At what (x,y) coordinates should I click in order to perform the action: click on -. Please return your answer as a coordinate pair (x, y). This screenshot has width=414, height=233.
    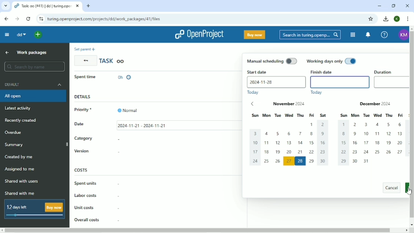
    Looking at the image, I should click on (121, 153).